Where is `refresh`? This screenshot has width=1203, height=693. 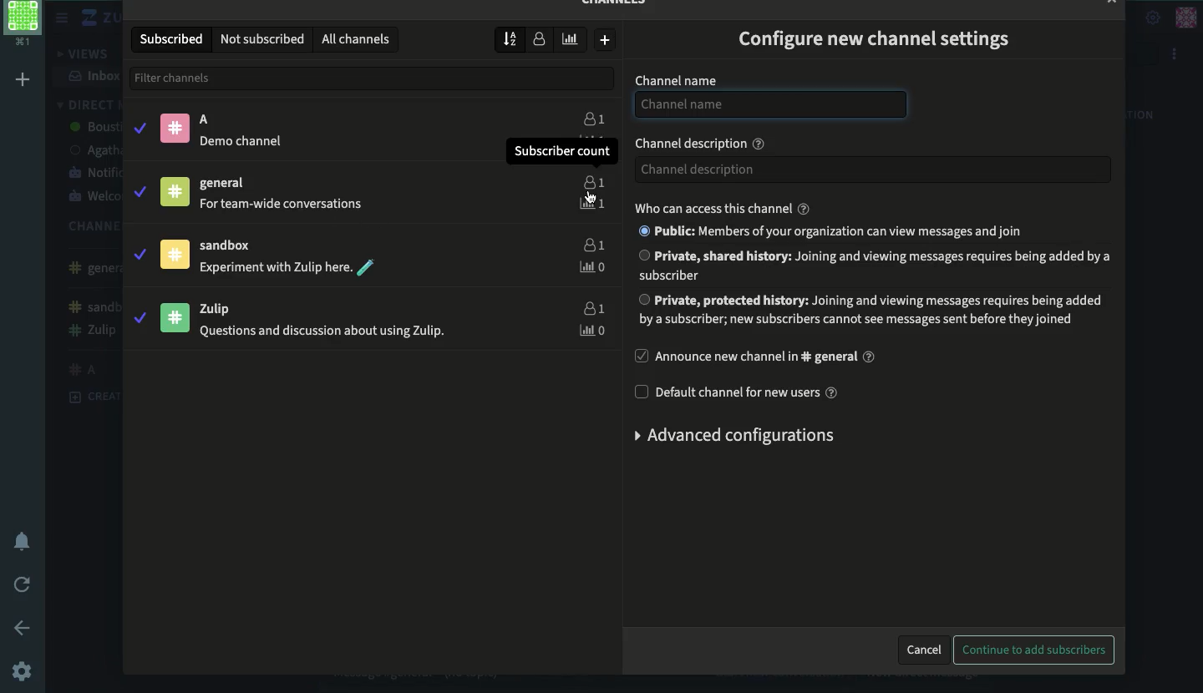
refresh is located at coordinates (24, 582).